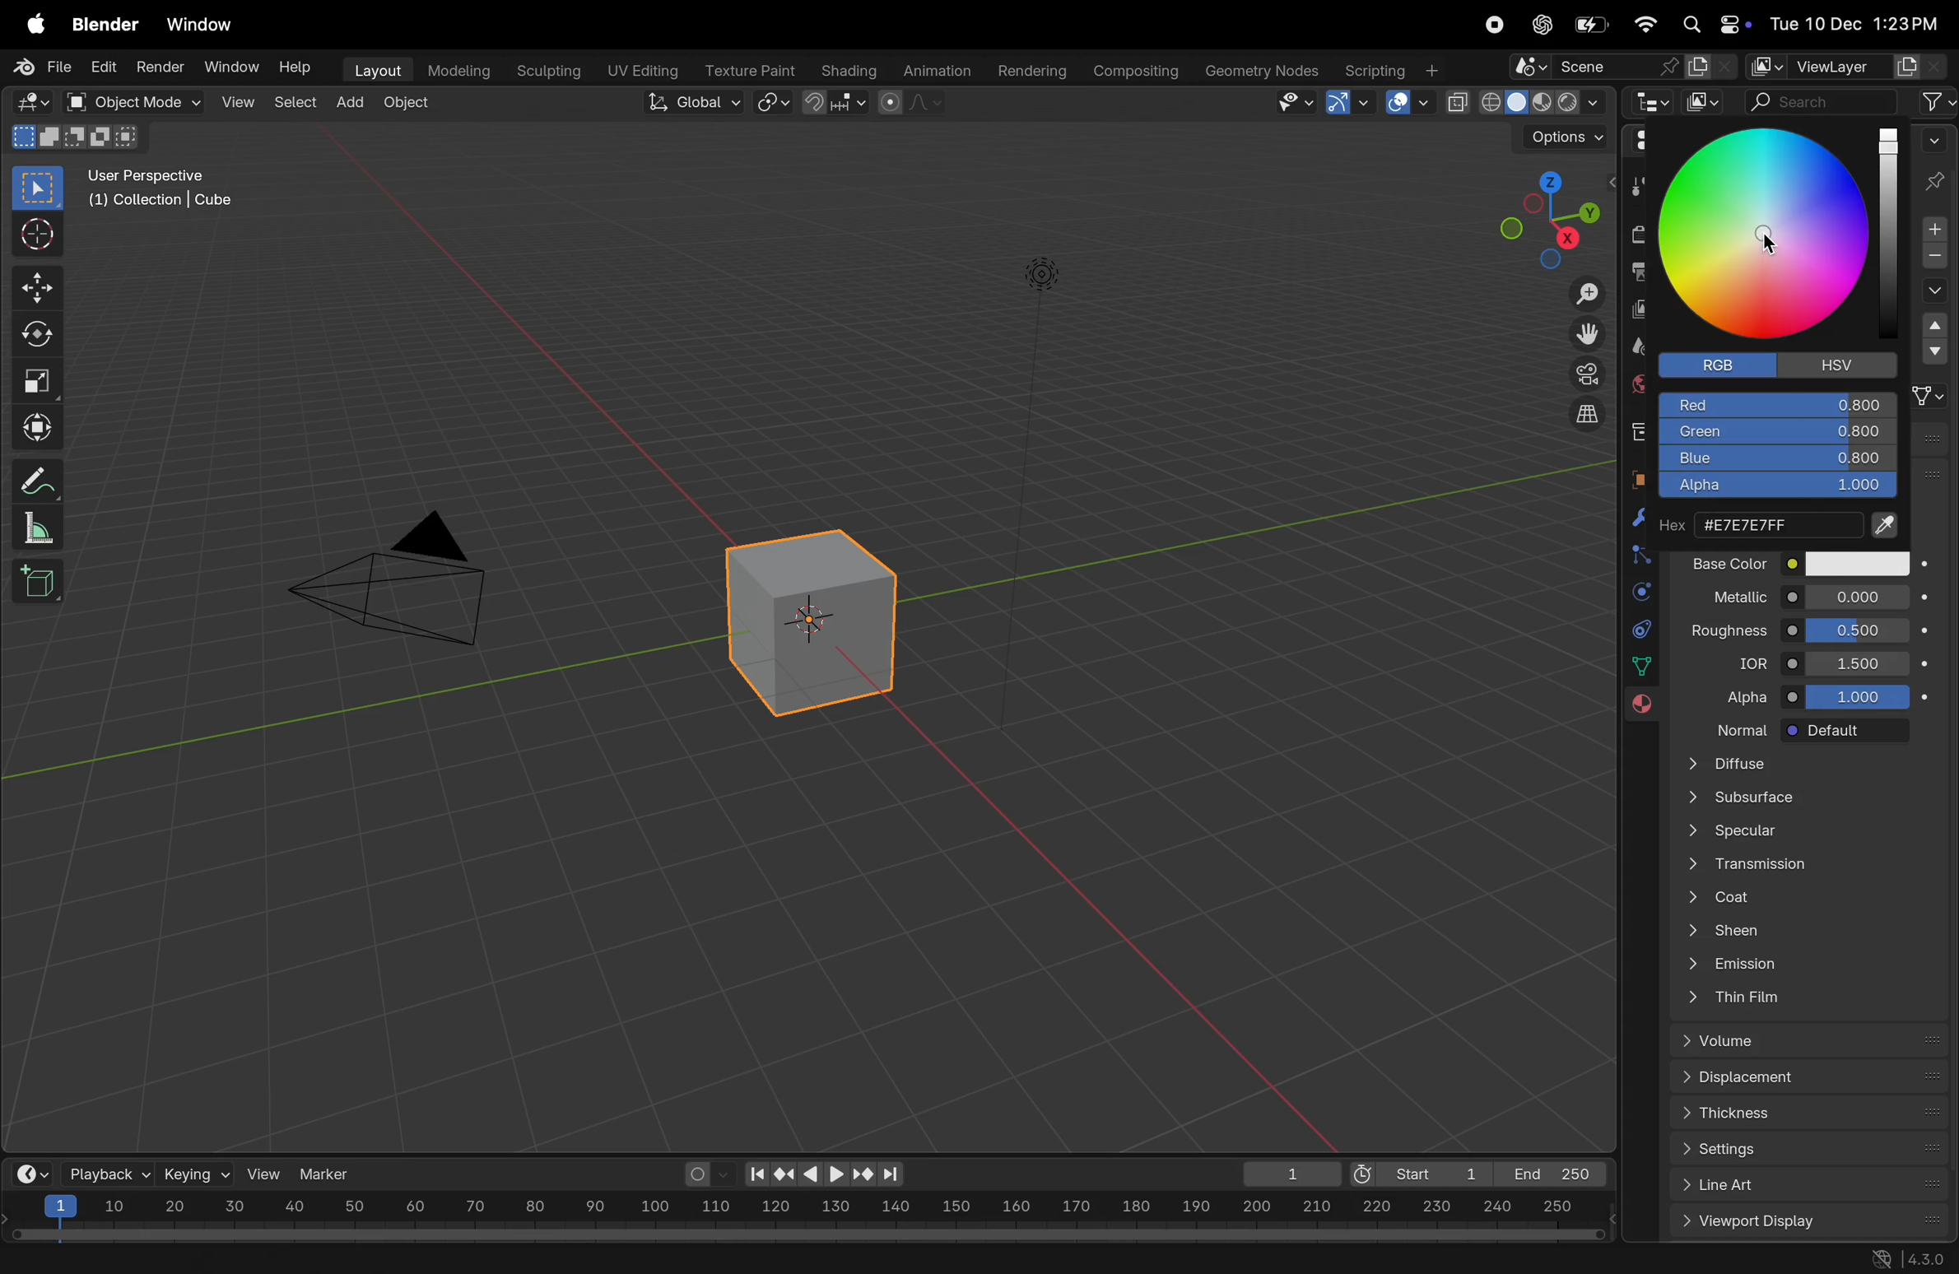  Describe the element at coordinates (1848, 364) in the screenshot. I see `hsv` at that location.